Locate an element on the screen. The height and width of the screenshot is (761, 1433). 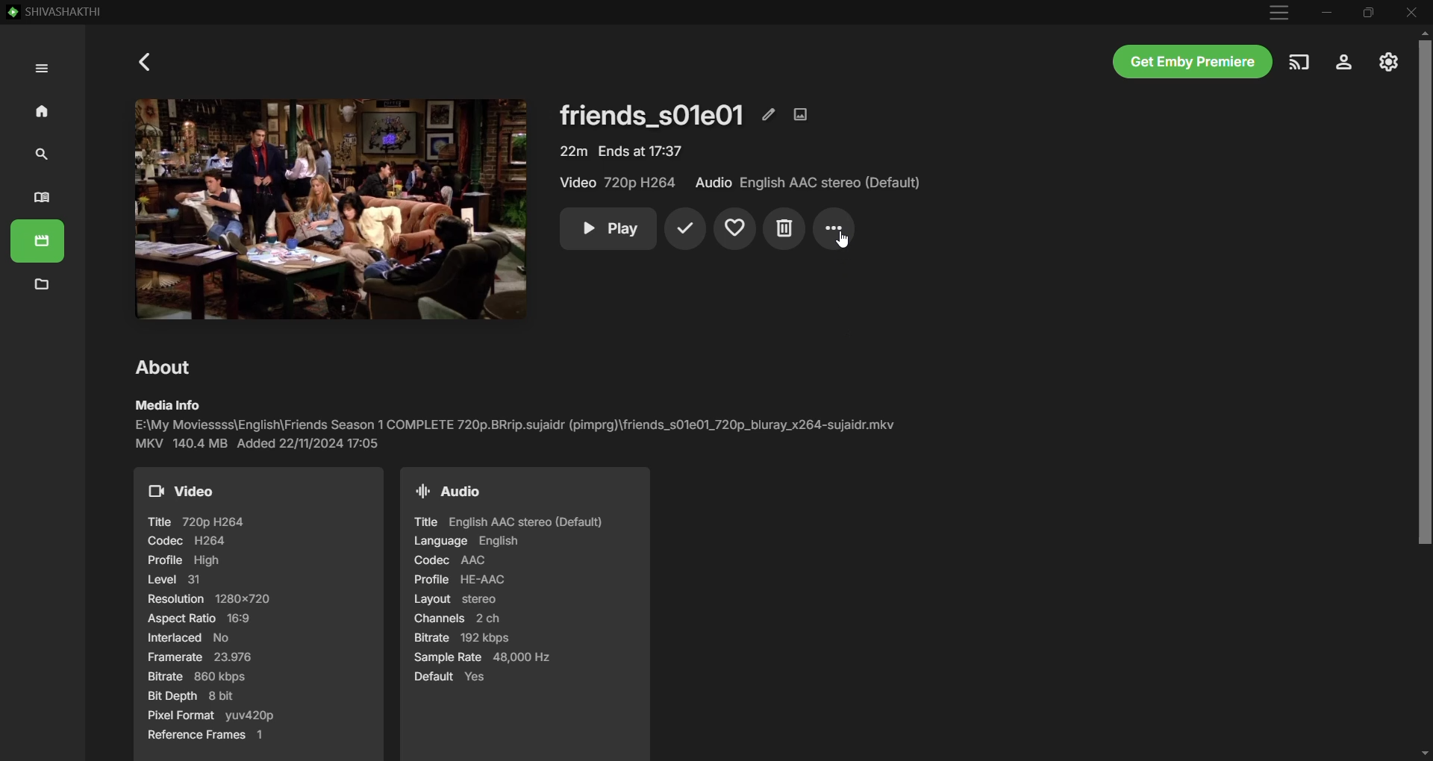
Books is located at coordinates (42, 199).